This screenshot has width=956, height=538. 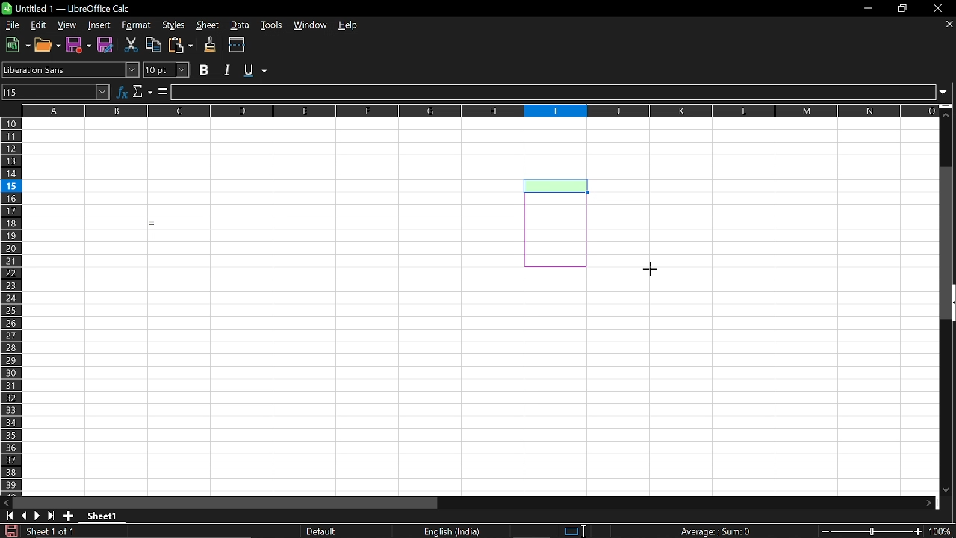 I want to click on Formula, so click(x=163, y=93).